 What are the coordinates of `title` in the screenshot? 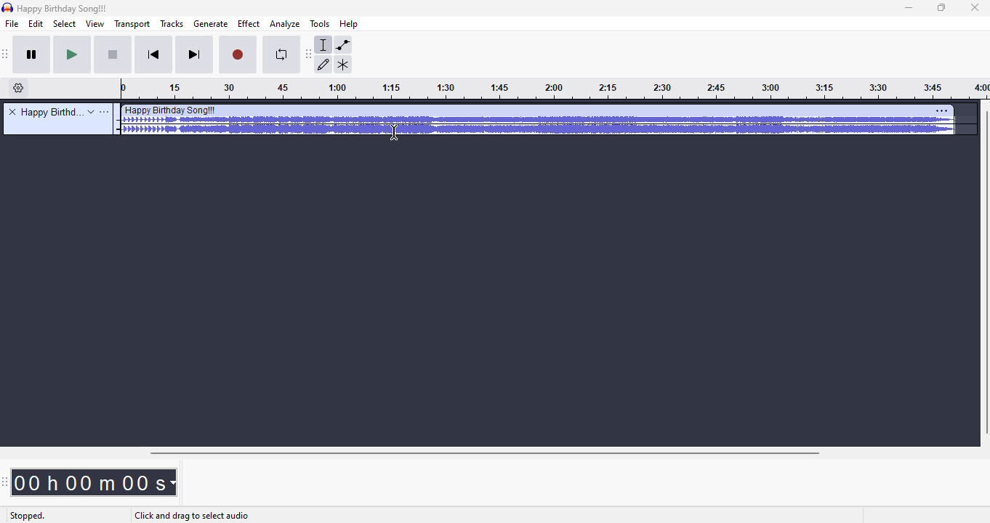 It's located at (62, 9).